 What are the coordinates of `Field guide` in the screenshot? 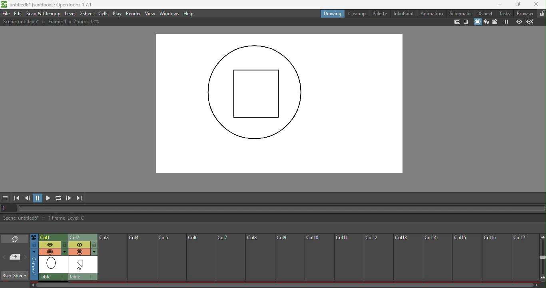 It's located at (466, 22).